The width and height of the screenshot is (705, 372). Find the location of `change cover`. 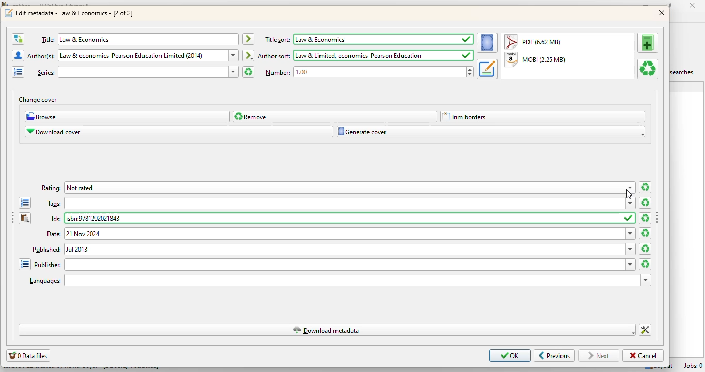

change cover is located at coordinates (38, 100).